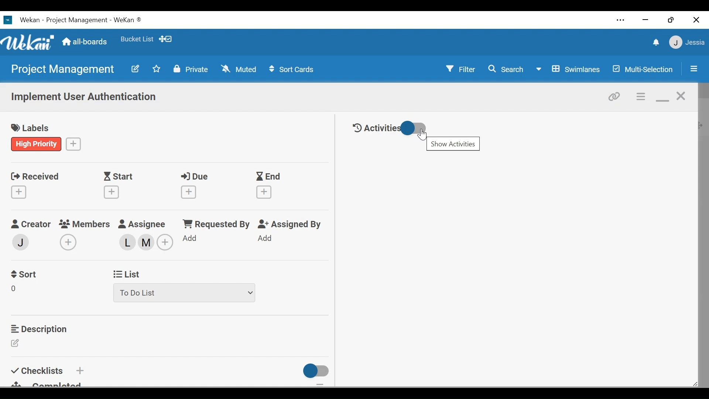 The image size is (709, 399). I want to click on Assigned members, so click(128, 242).